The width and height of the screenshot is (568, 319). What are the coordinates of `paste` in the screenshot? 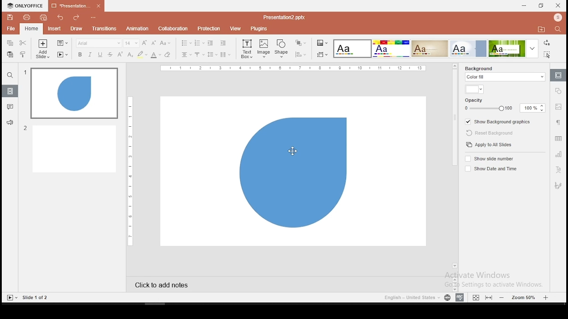 It's located at (11, 54).